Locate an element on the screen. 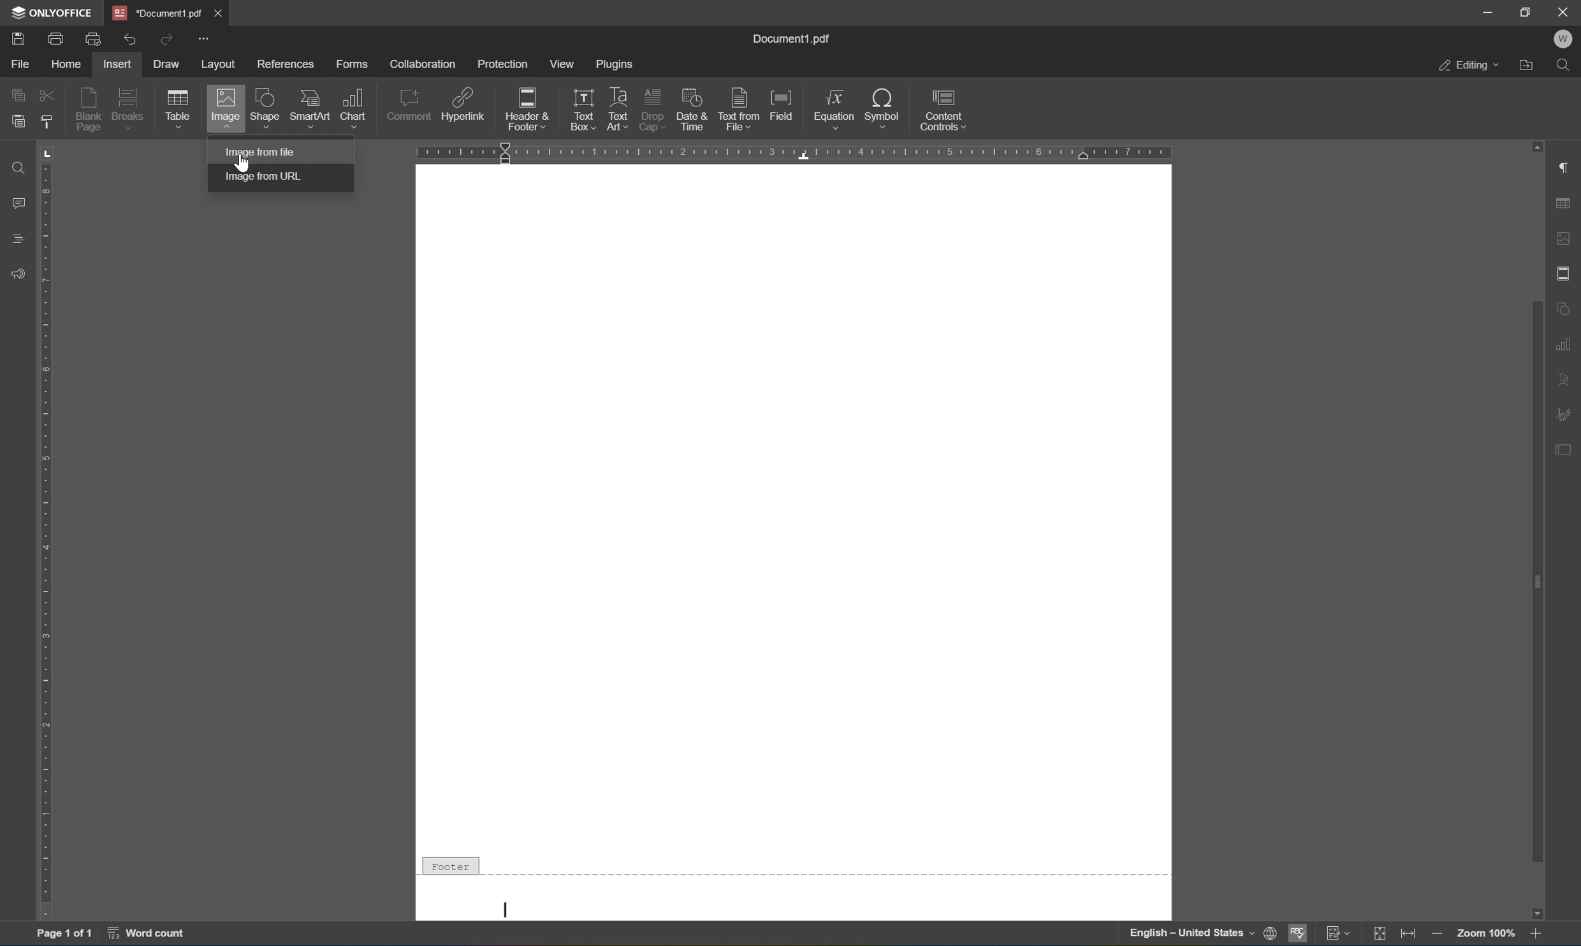  shape is located at coordinates (265, 108).